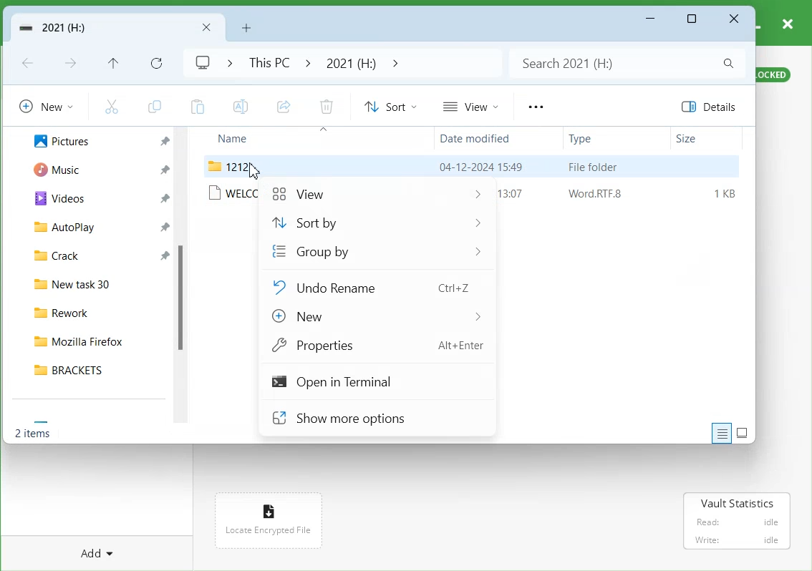  Describe the element at coordinates (390, 106) in the screenshot. I see `Sort` at that location.